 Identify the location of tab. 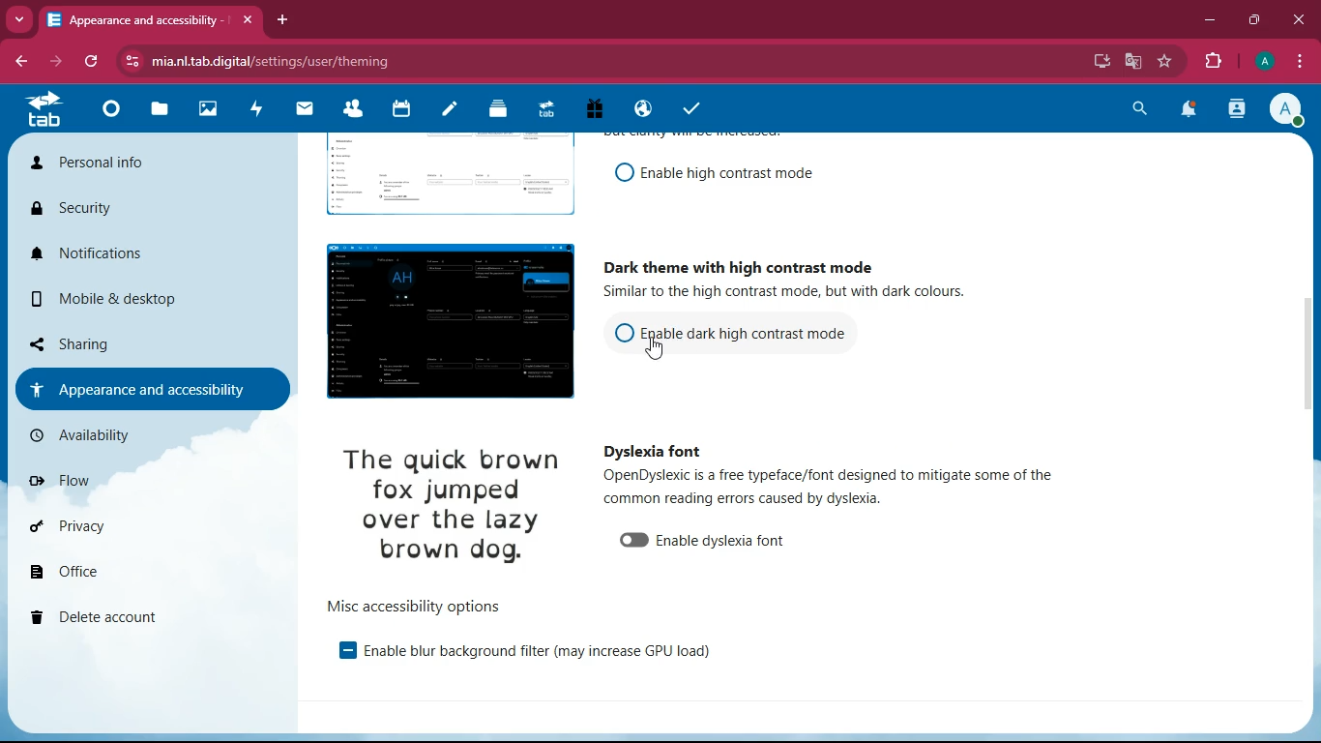
(136, 19).